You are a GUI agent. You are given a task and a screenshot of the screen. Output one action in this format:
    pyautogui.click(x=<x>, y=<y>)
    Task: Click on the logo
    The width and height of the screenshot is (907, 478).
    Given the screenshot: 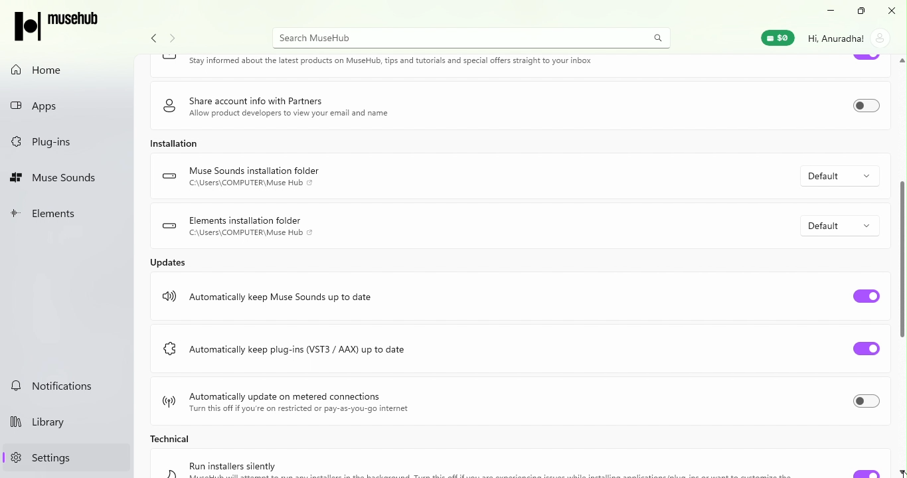 What is the action you would take?
    pyautogui.click(x=170, y=348)
    